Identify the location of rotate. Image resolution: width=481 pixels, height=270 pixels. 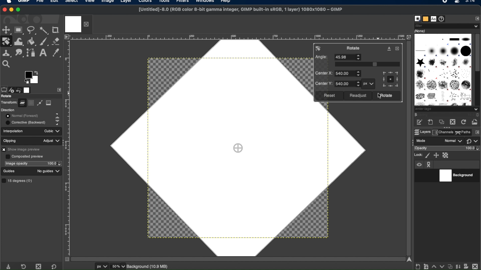
(354, 48).